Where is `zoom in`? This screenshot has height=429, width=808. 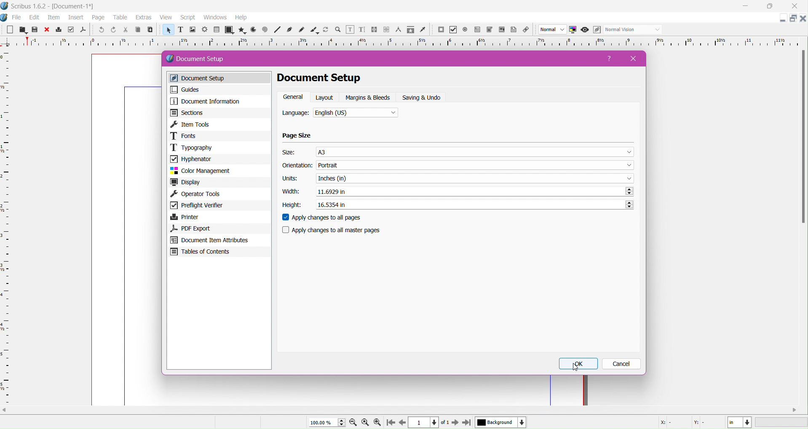 zoom in is located at coordinates (377, 423).